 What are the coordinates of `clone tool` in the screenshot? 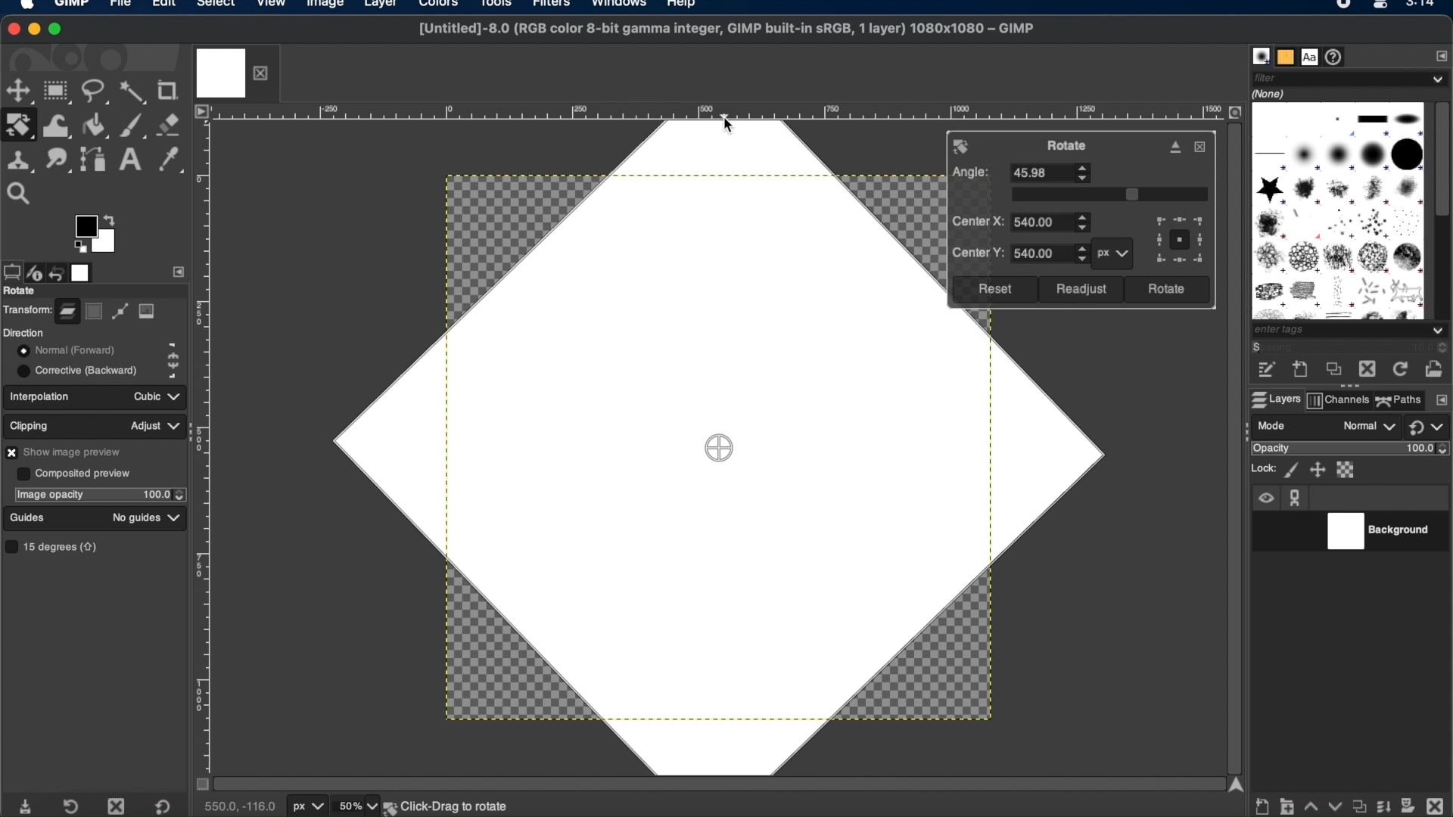 It's located at (20, 159).